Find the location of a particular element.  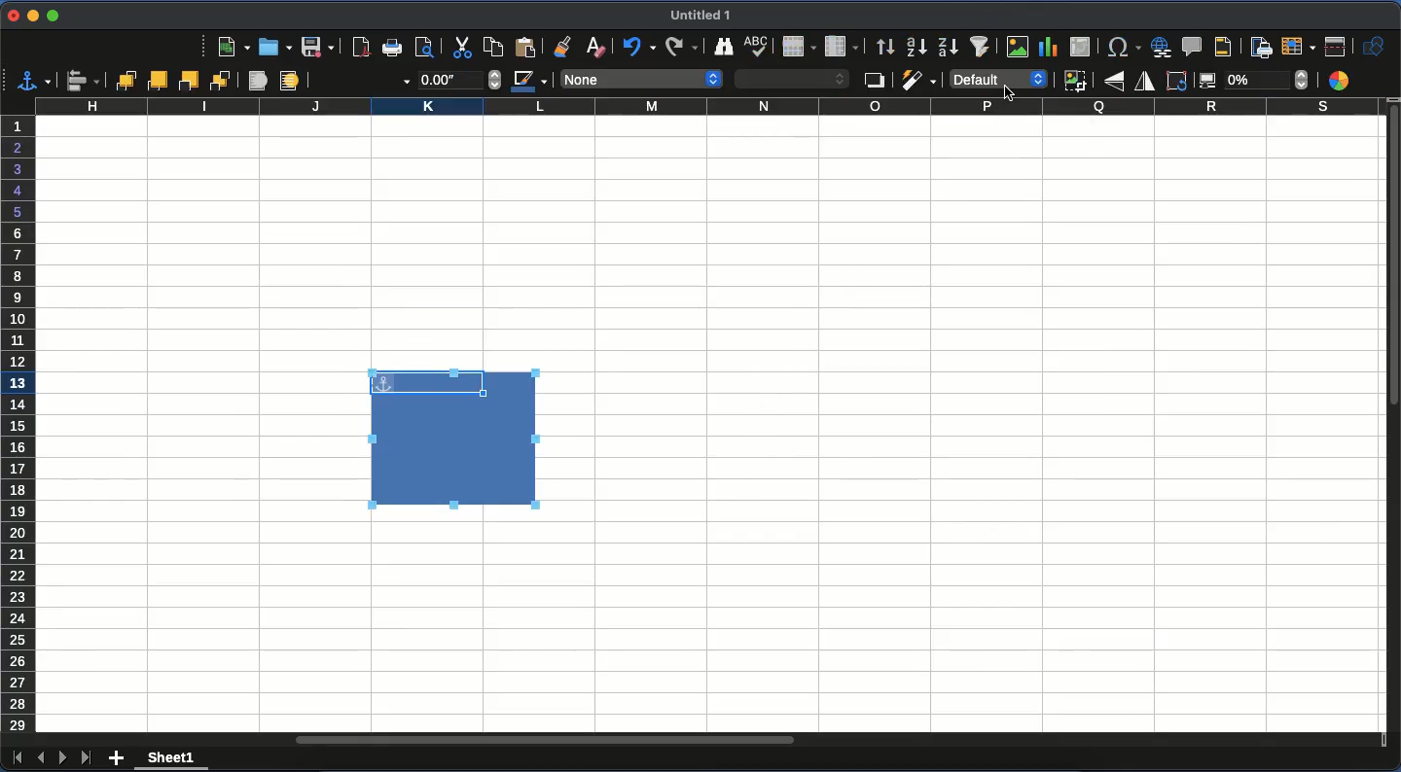

ascending is located at coordinates (915, 47).